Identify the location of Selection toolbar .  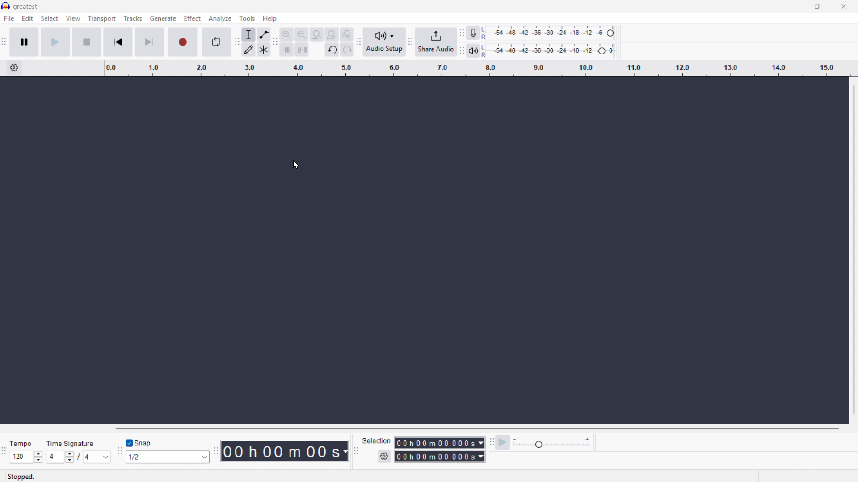
(357, 452).